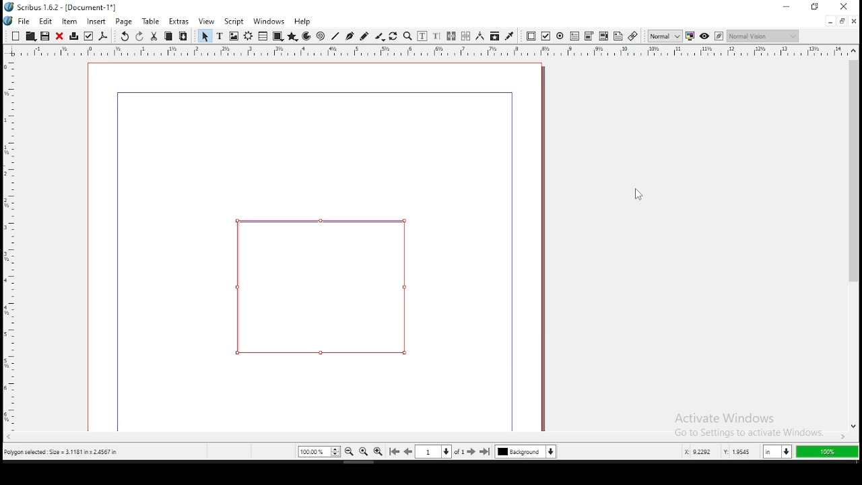 Image resolution: width=862 pixels, height=485 pixels. Describe the element at coordinates (618, 36) in the screenshot. I see `text annotation` at that location.